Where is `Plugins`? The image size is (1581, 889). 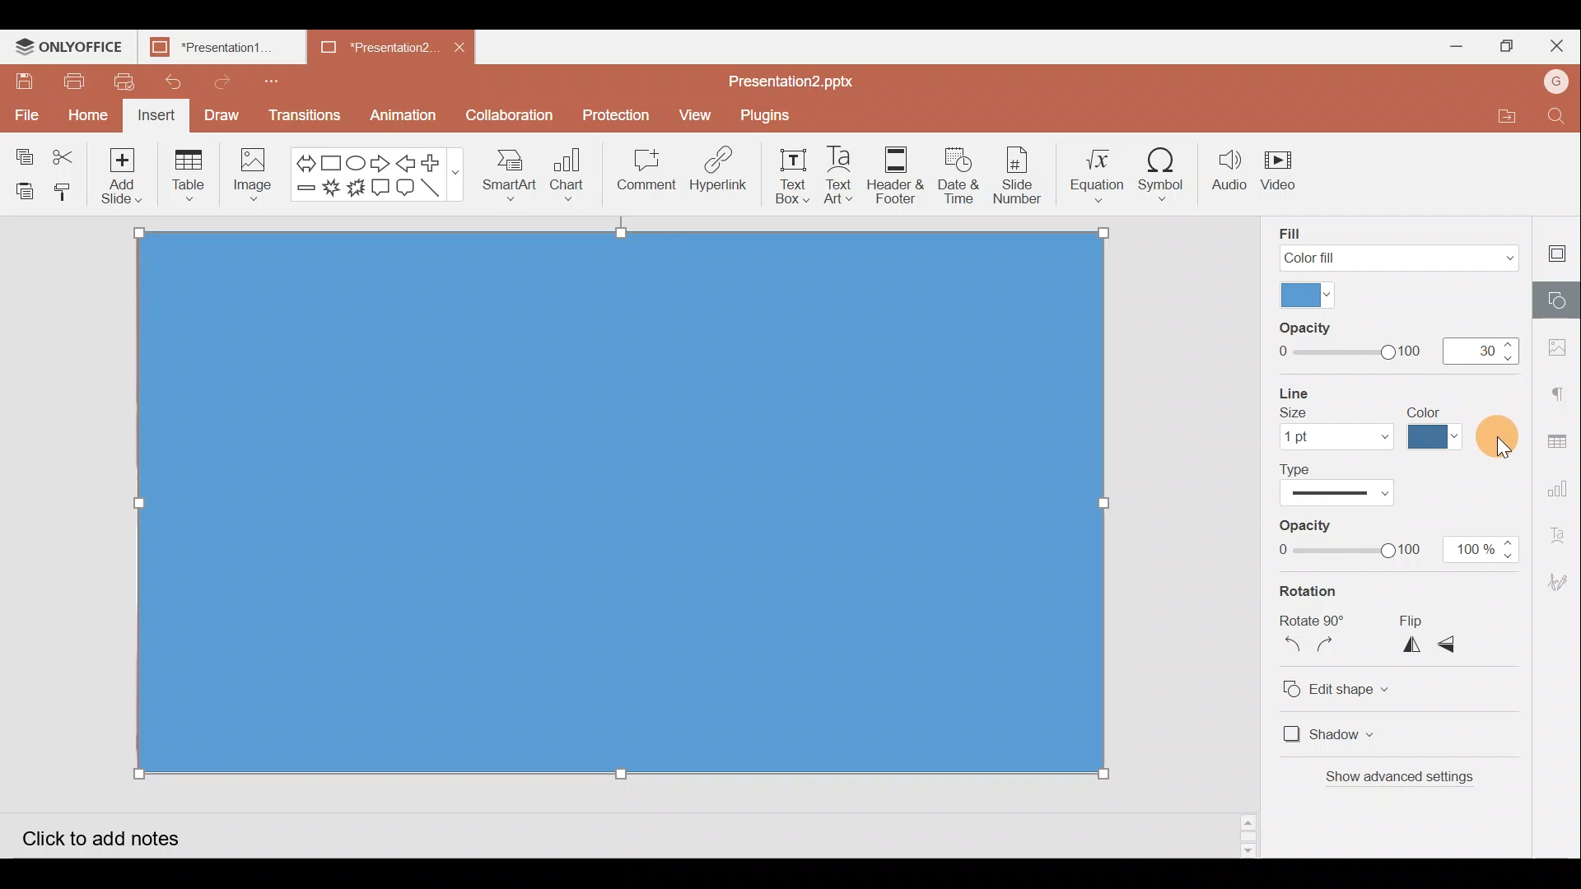 Plugins is located at coordinates (771, 115).